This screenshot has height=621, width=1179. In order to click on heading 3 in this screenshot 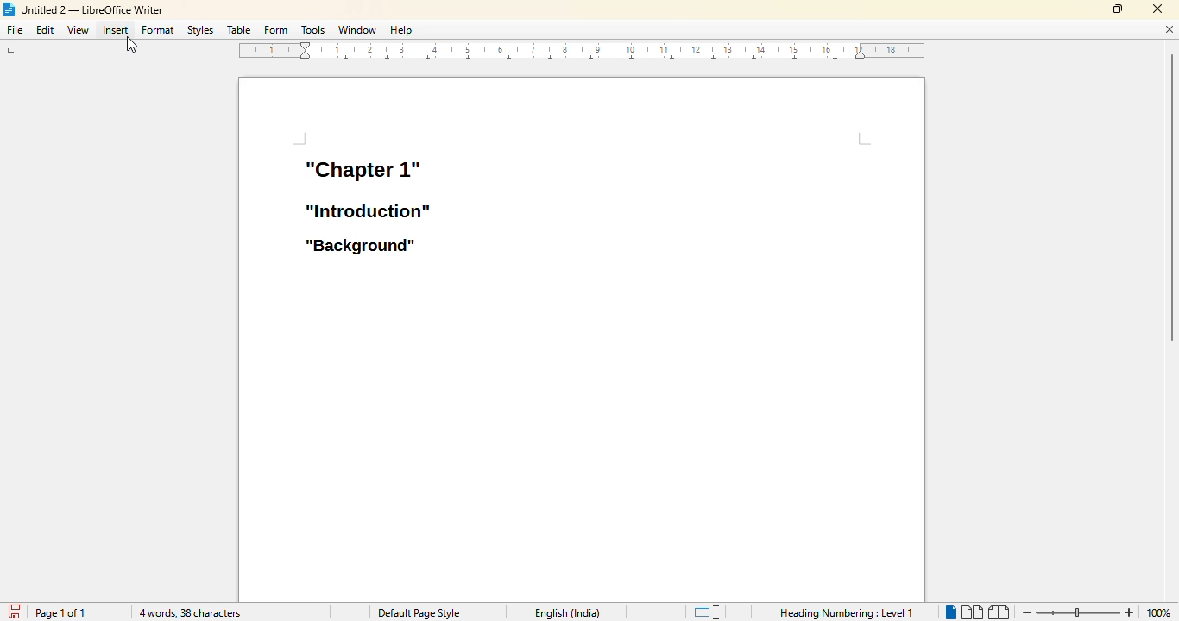, I will do `click(360, 247)`.